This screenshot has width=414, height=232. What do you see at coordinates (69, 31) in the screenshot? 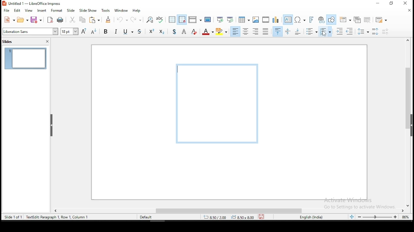
I see `font size` at bounding box center [69, 31].